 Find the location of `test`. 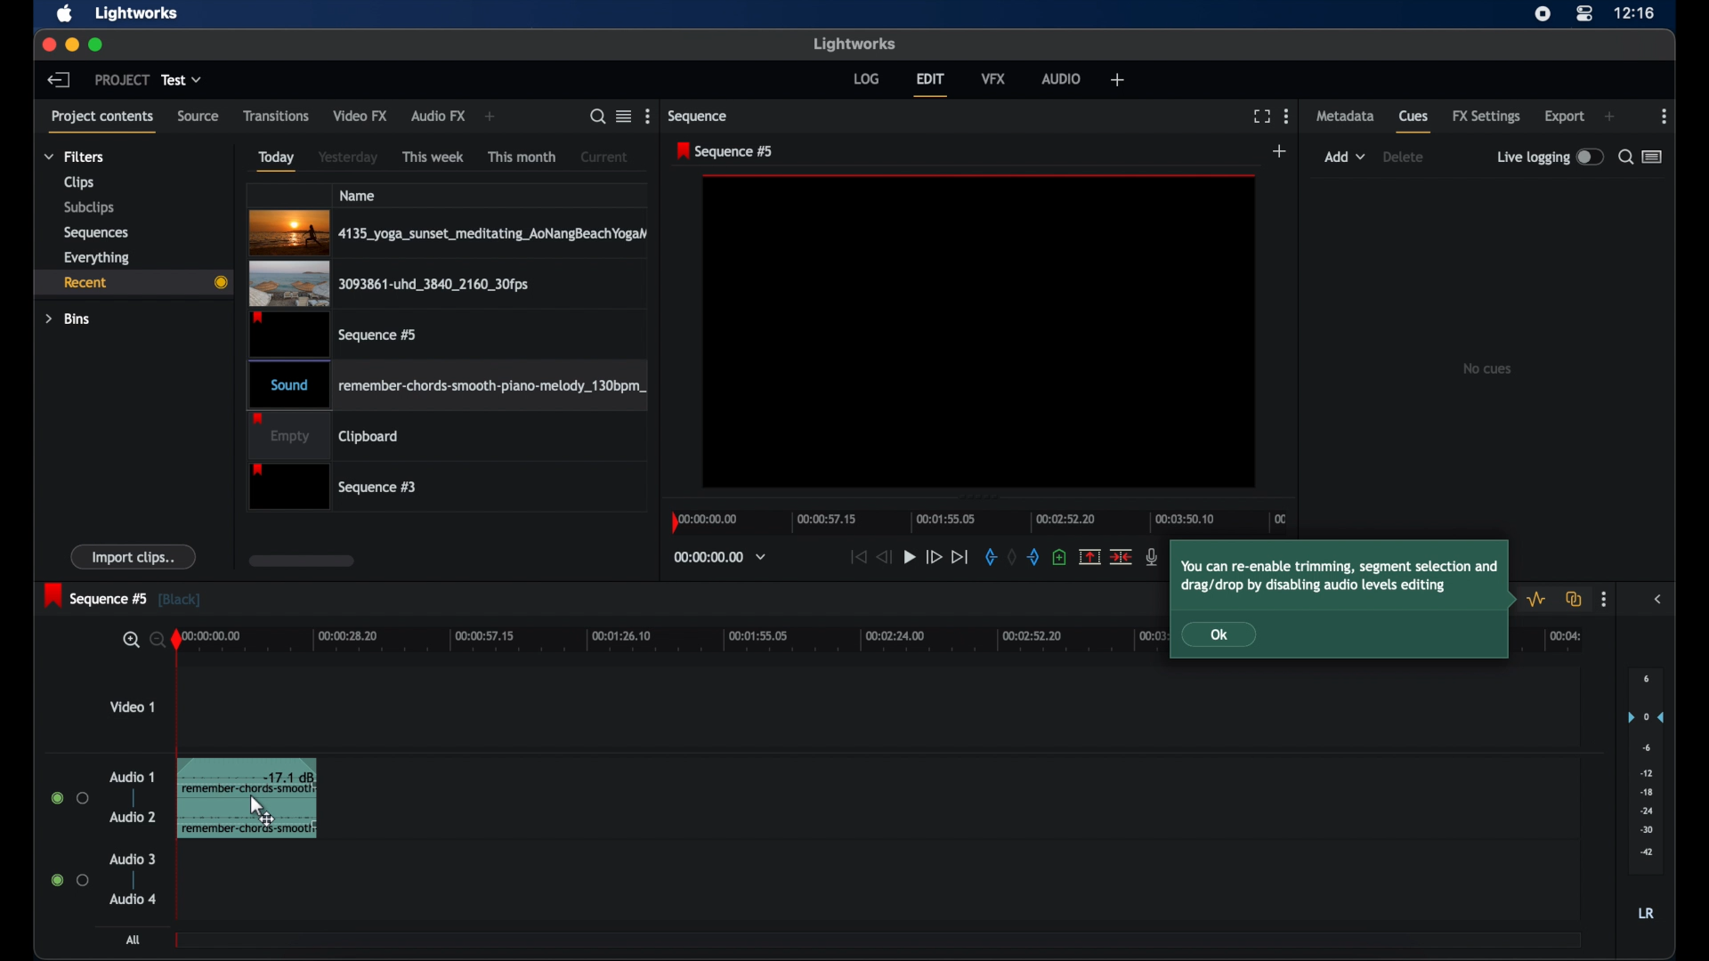

test is located at coordinates (183, 80).